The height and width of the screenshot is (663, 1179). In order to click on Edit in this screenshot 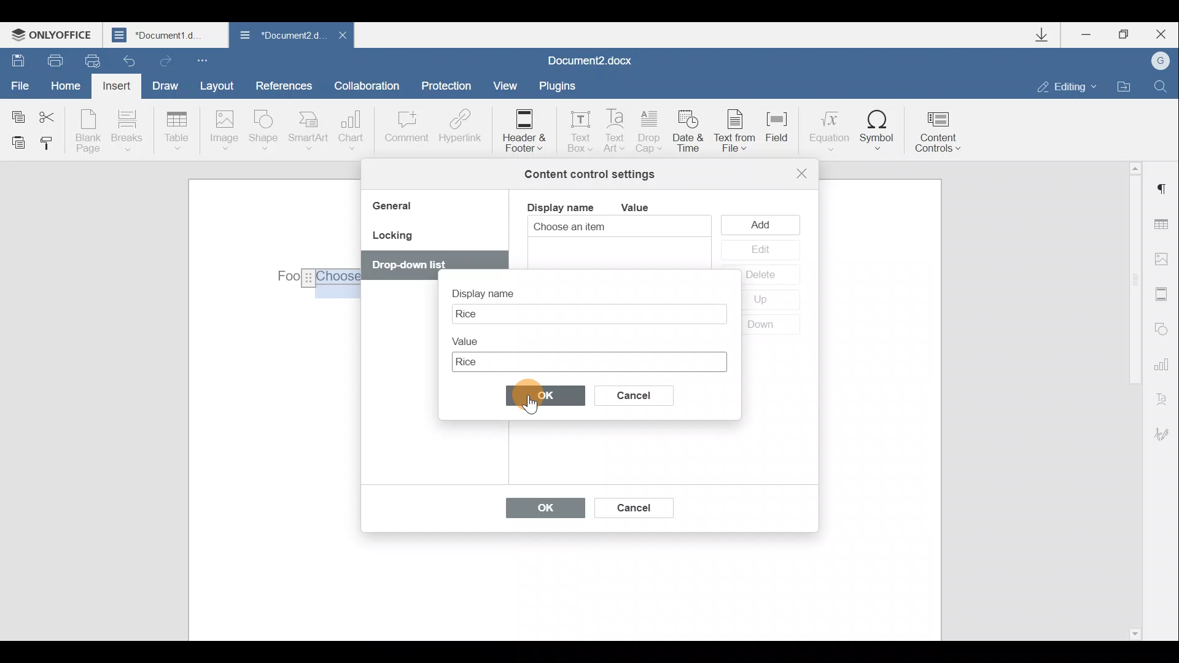, I will do `click(760, 250)`.